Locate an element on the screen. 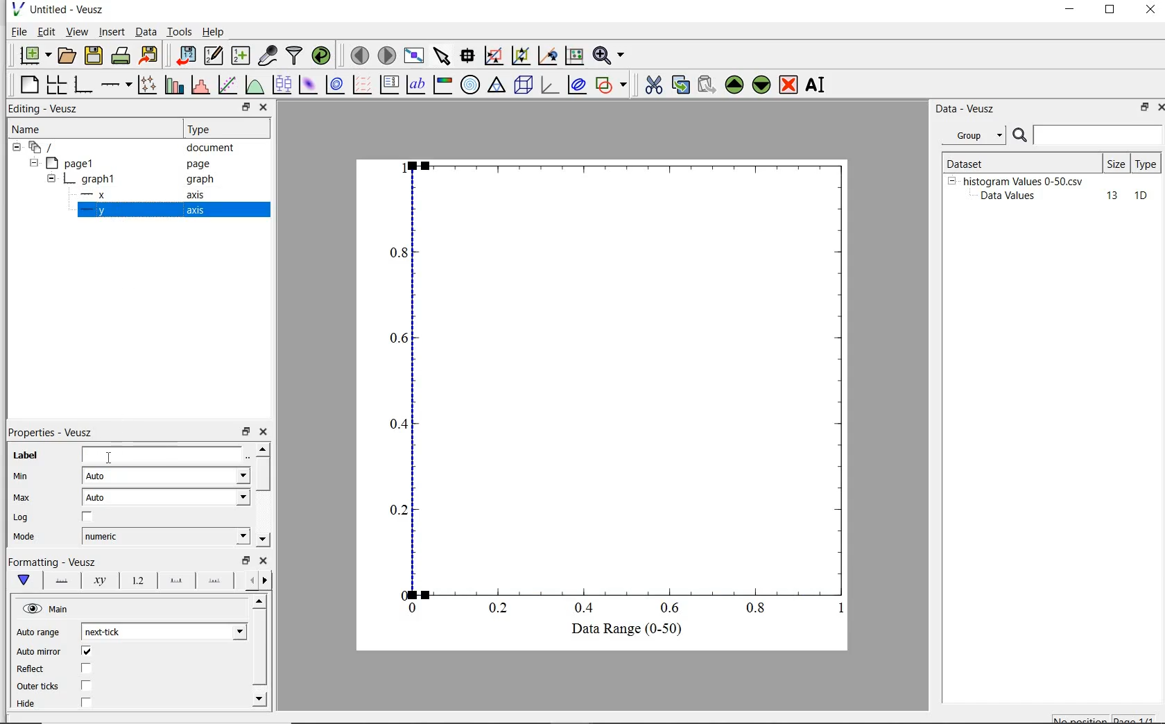  current document is located at coordinates (44, 148).